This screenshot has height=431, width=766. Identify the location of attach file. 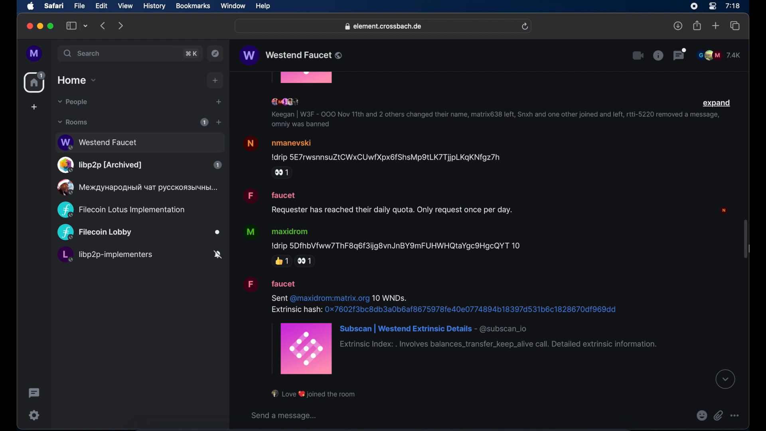
(719, 415).